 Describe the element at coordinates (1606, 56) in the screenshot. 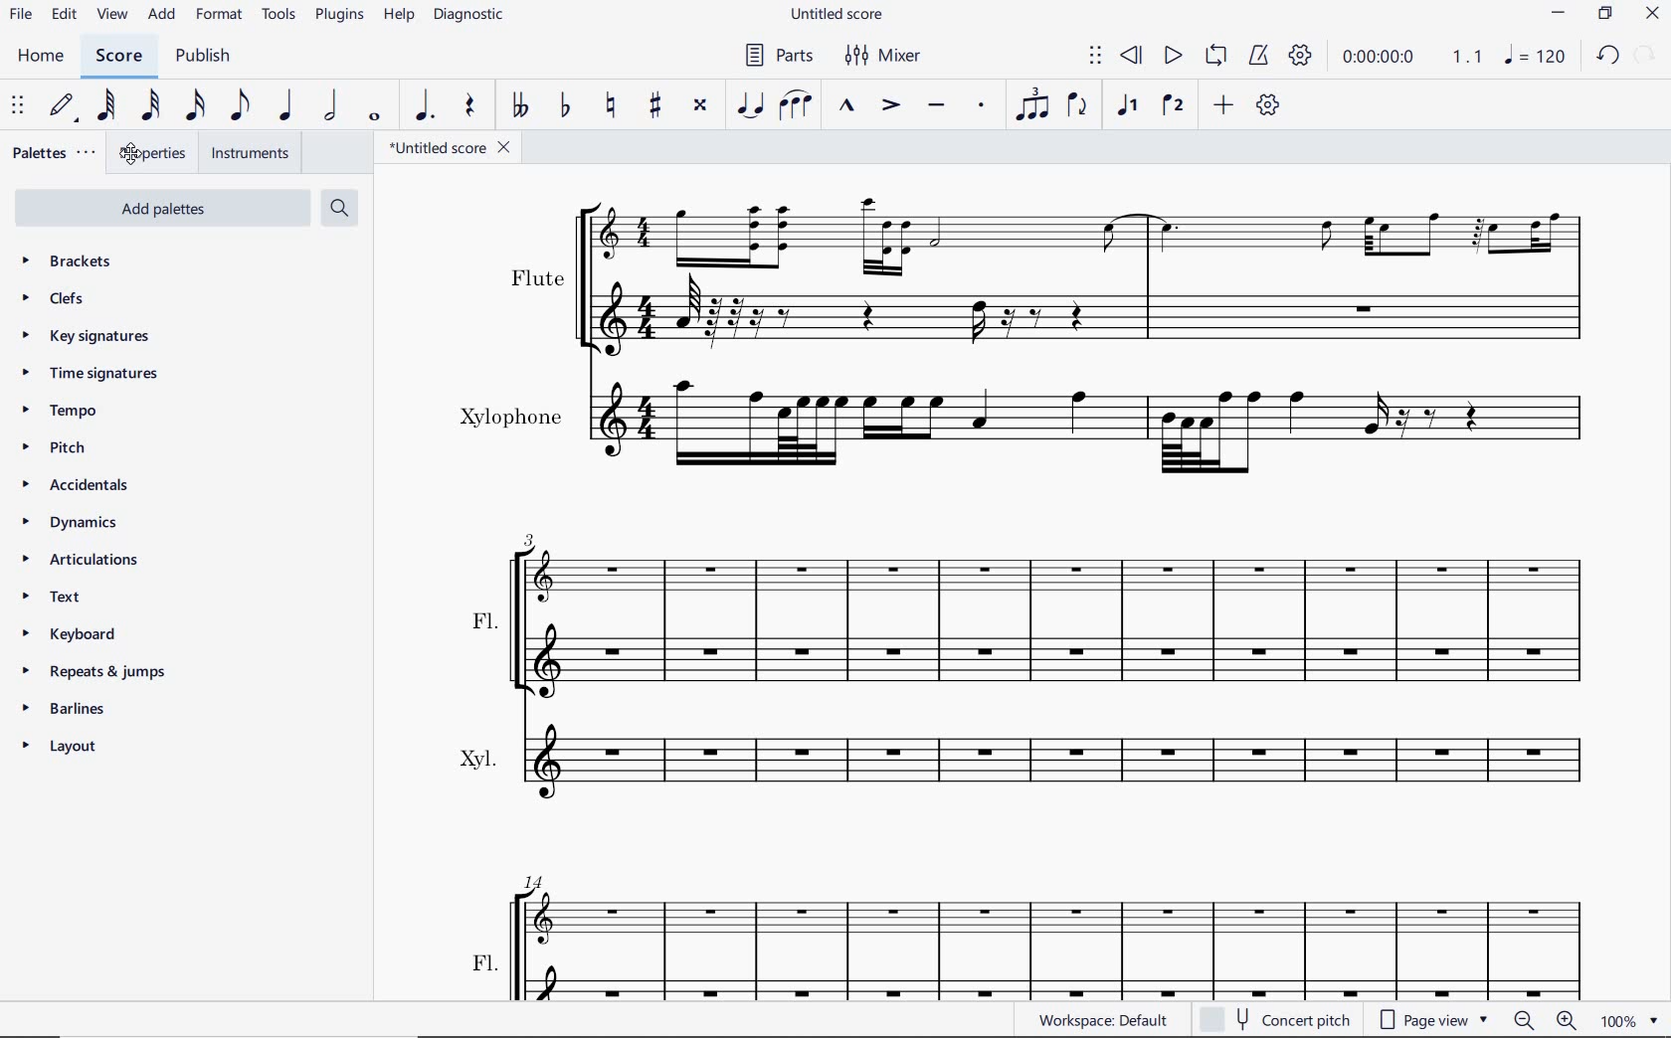

I see `UNDO` at that location.